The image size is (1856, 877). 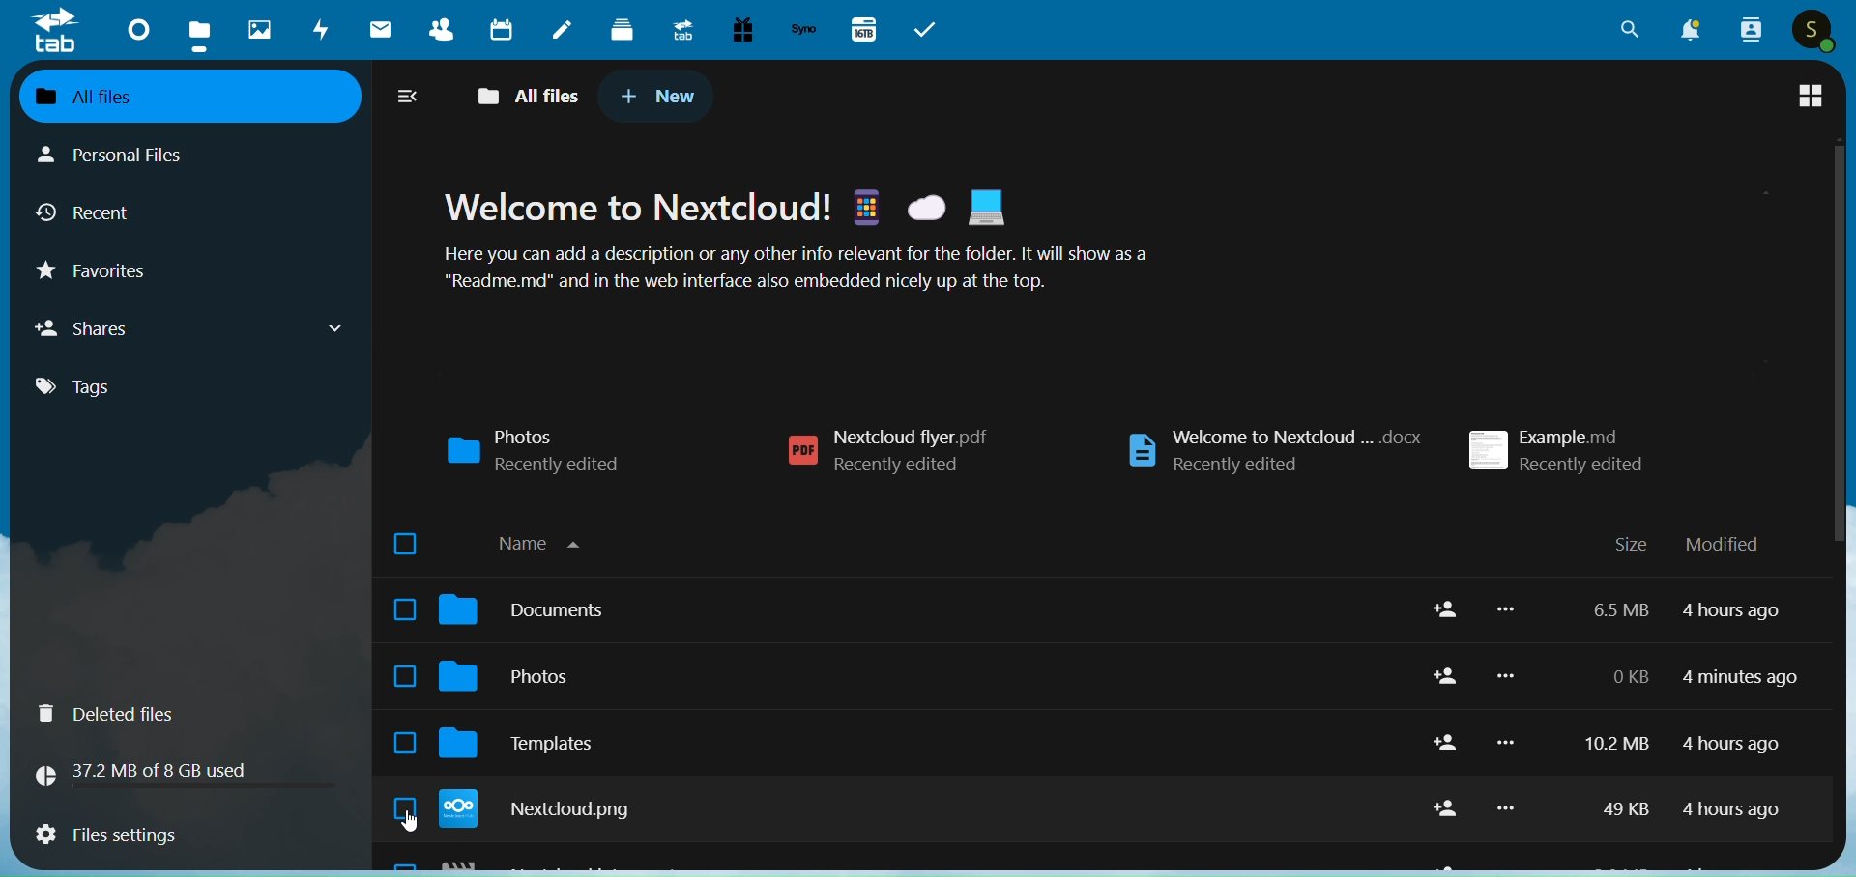 What do you see at coordinates (133, 31) in the screenshot?
I see `dashboard` at bounding box center [133, 31].